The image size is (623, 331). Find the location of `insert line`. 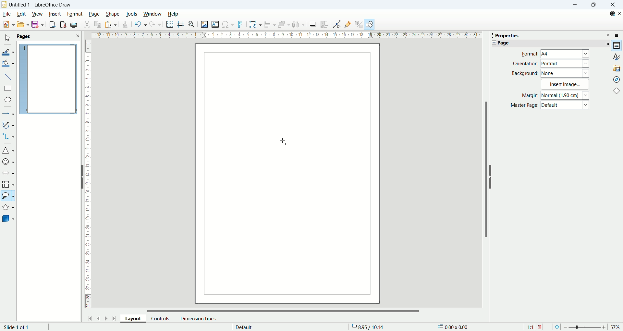

insert line is located at coordinates (8, 76).